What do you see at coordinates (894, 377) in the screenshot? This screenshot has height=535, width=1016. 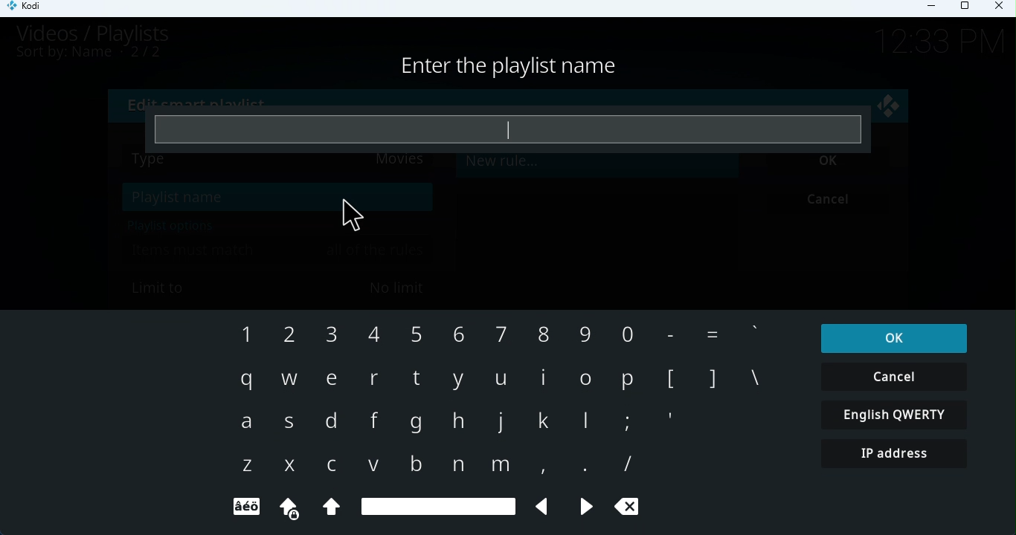 I see `Cancel` at bounding box center [894, 377].